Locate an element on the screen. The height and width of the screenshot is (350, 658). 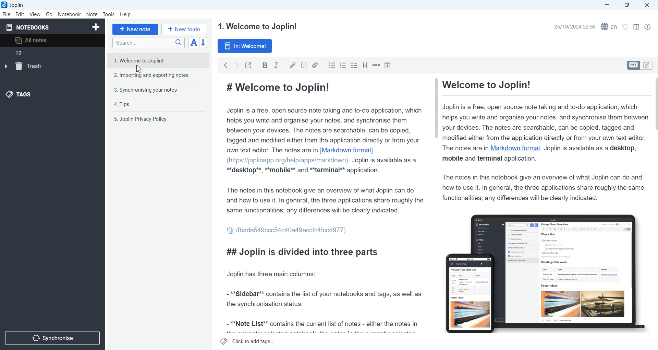
Toggle editor layout is located at coordinates (636, 27).